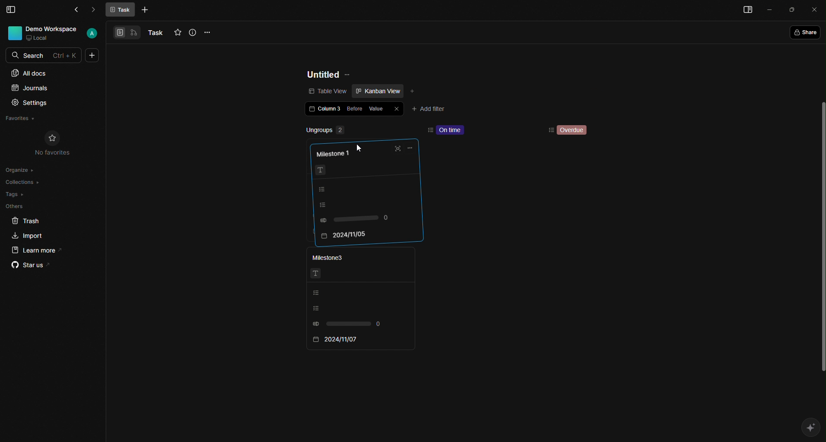 The height and width of the screenshot is (442, 826). Describe the element at coordinates (343, 130) in the screenshot. I see `Ungroups` at that location.